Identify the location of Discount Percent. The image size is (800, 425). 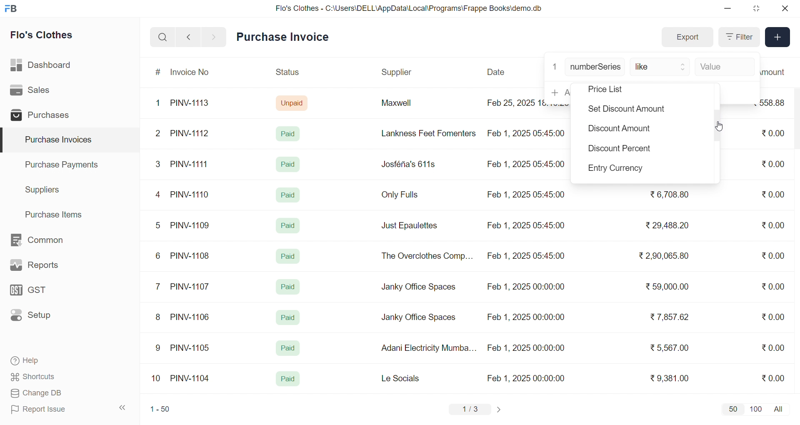
(620, 150).